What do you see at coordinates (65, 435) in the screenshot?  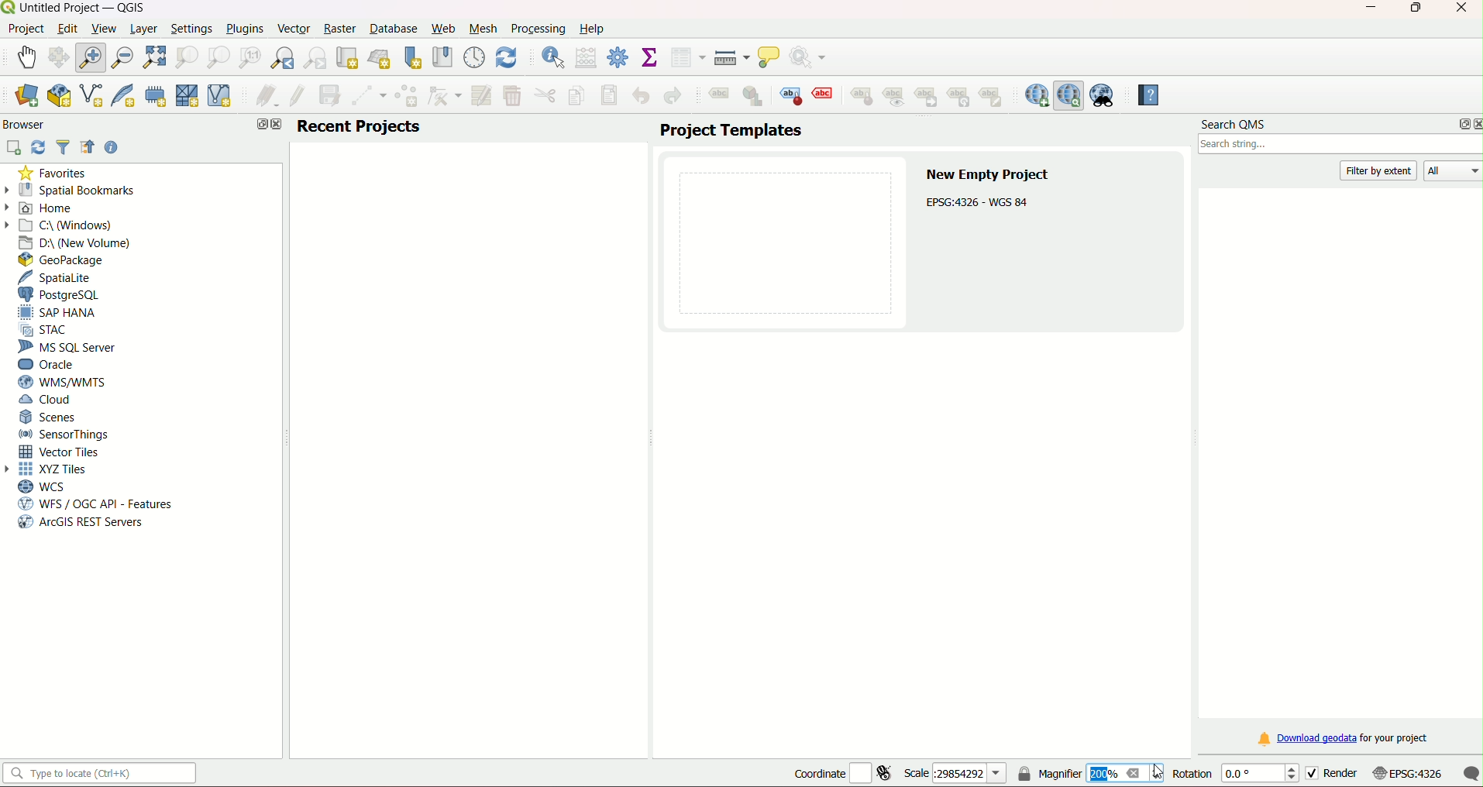 I see `Sensor Things` at bounding box center [65, 435].